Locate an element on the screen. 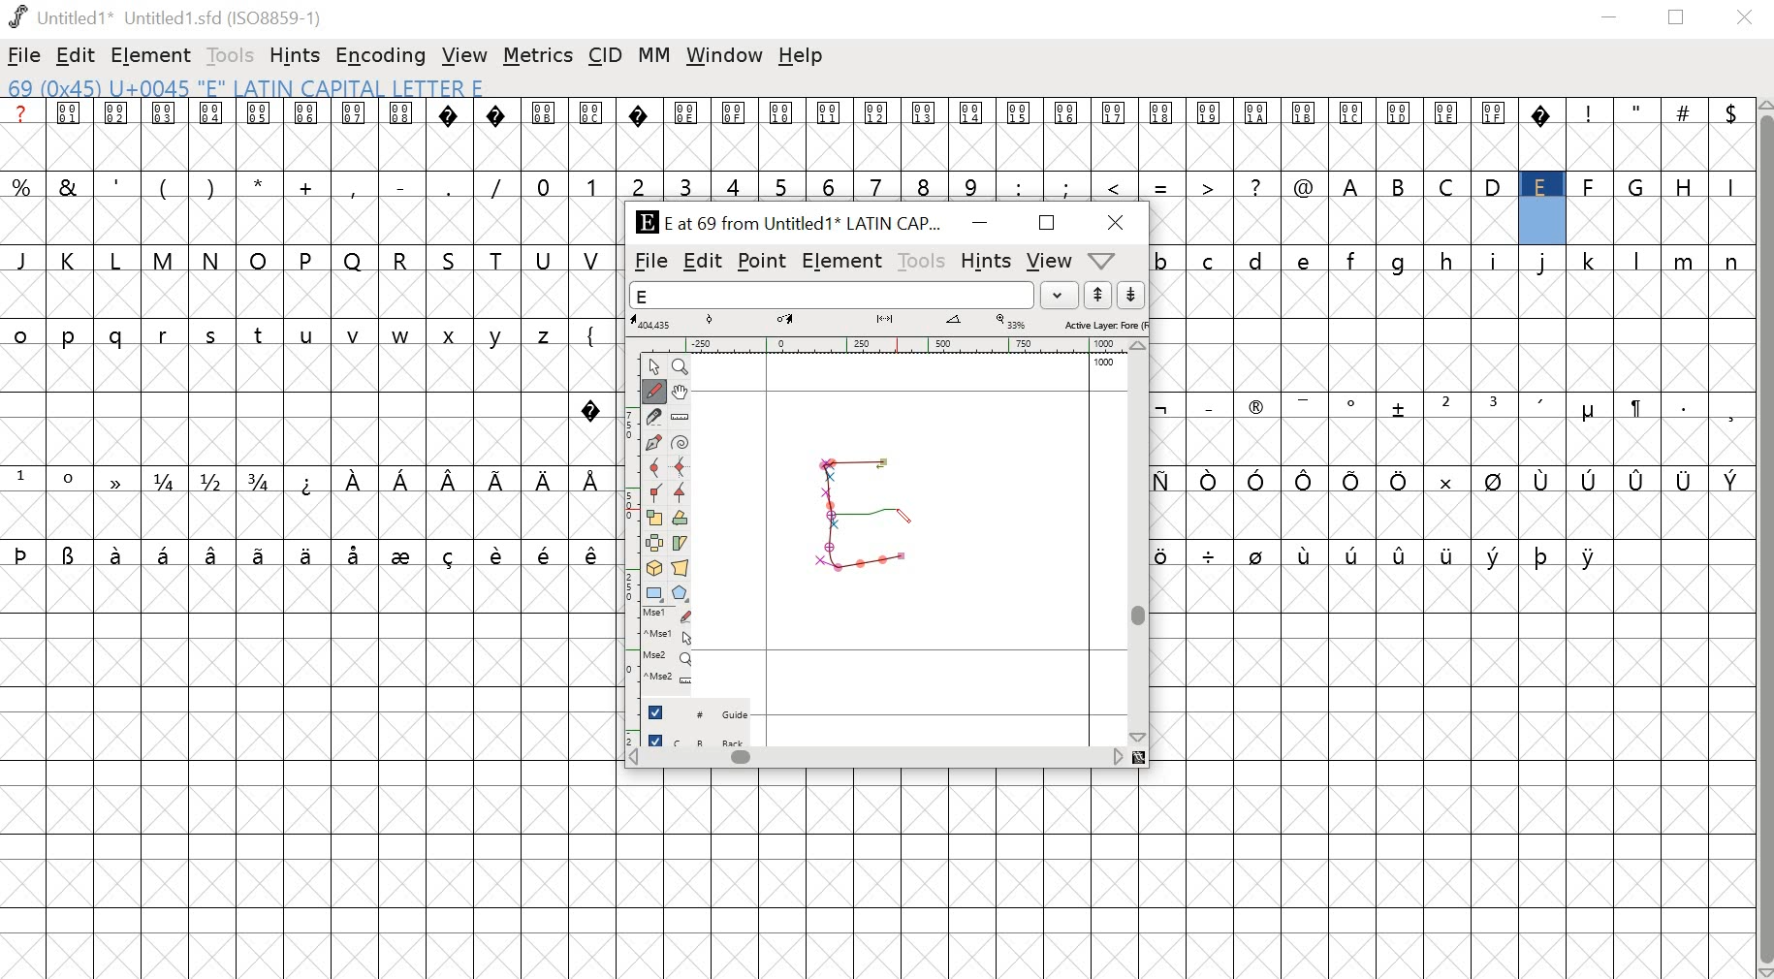 The height and width of the screenshot is (979, 1774). symbols and numbers is located at coordinates (662, 186).